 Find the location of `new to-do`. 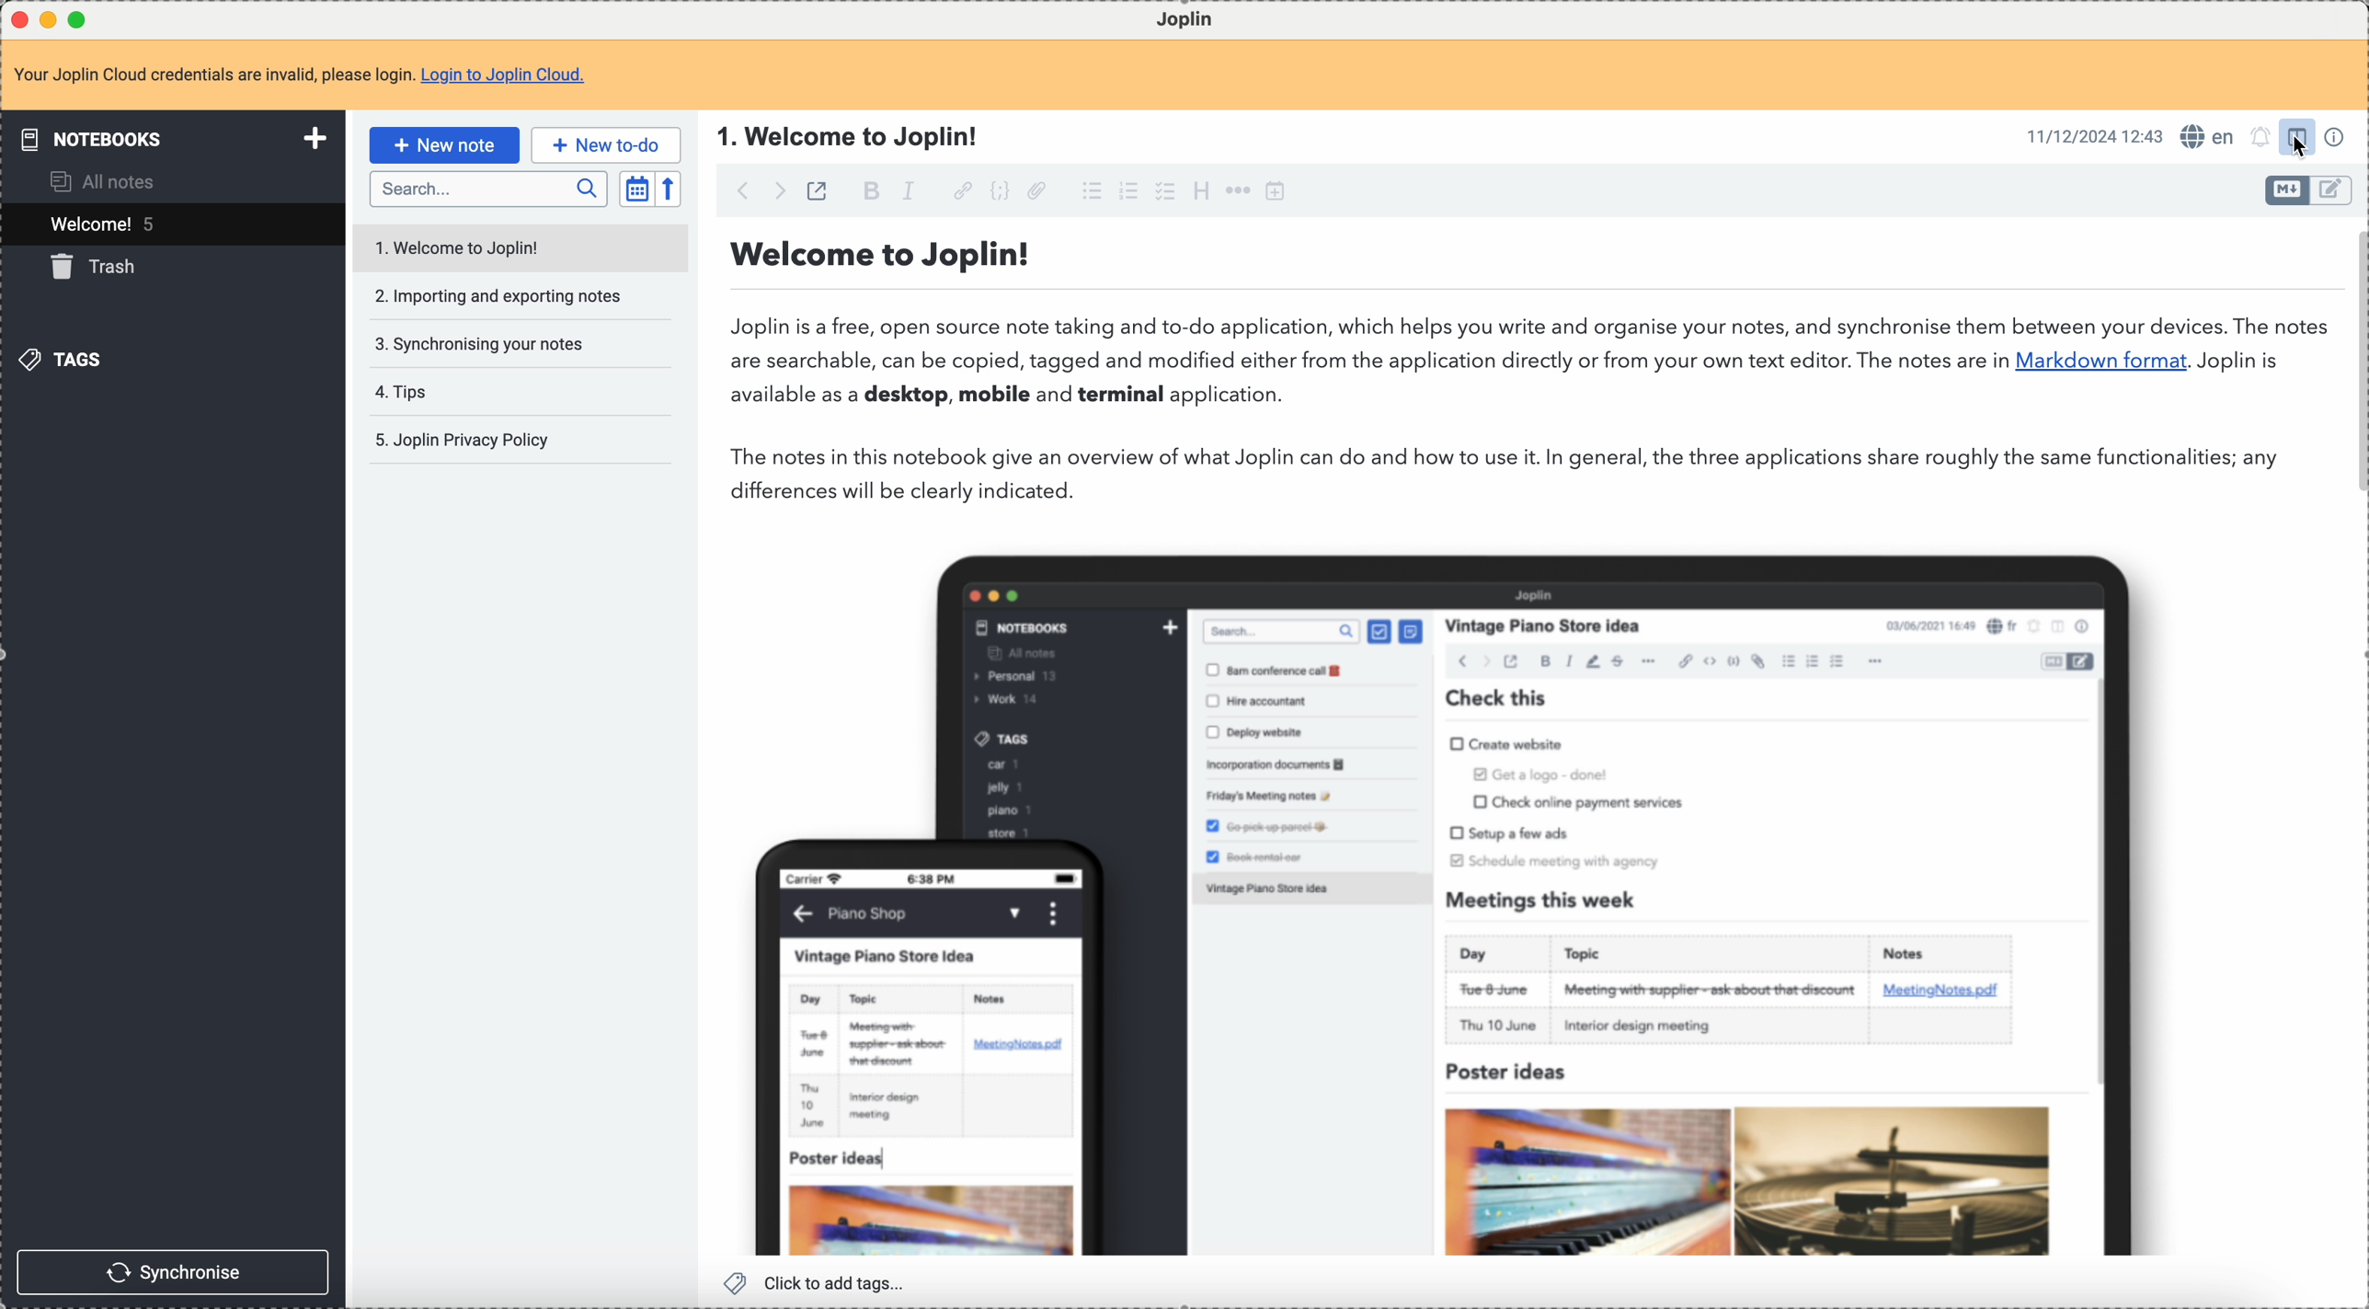

new to-do is located at coordinates (605, 146).